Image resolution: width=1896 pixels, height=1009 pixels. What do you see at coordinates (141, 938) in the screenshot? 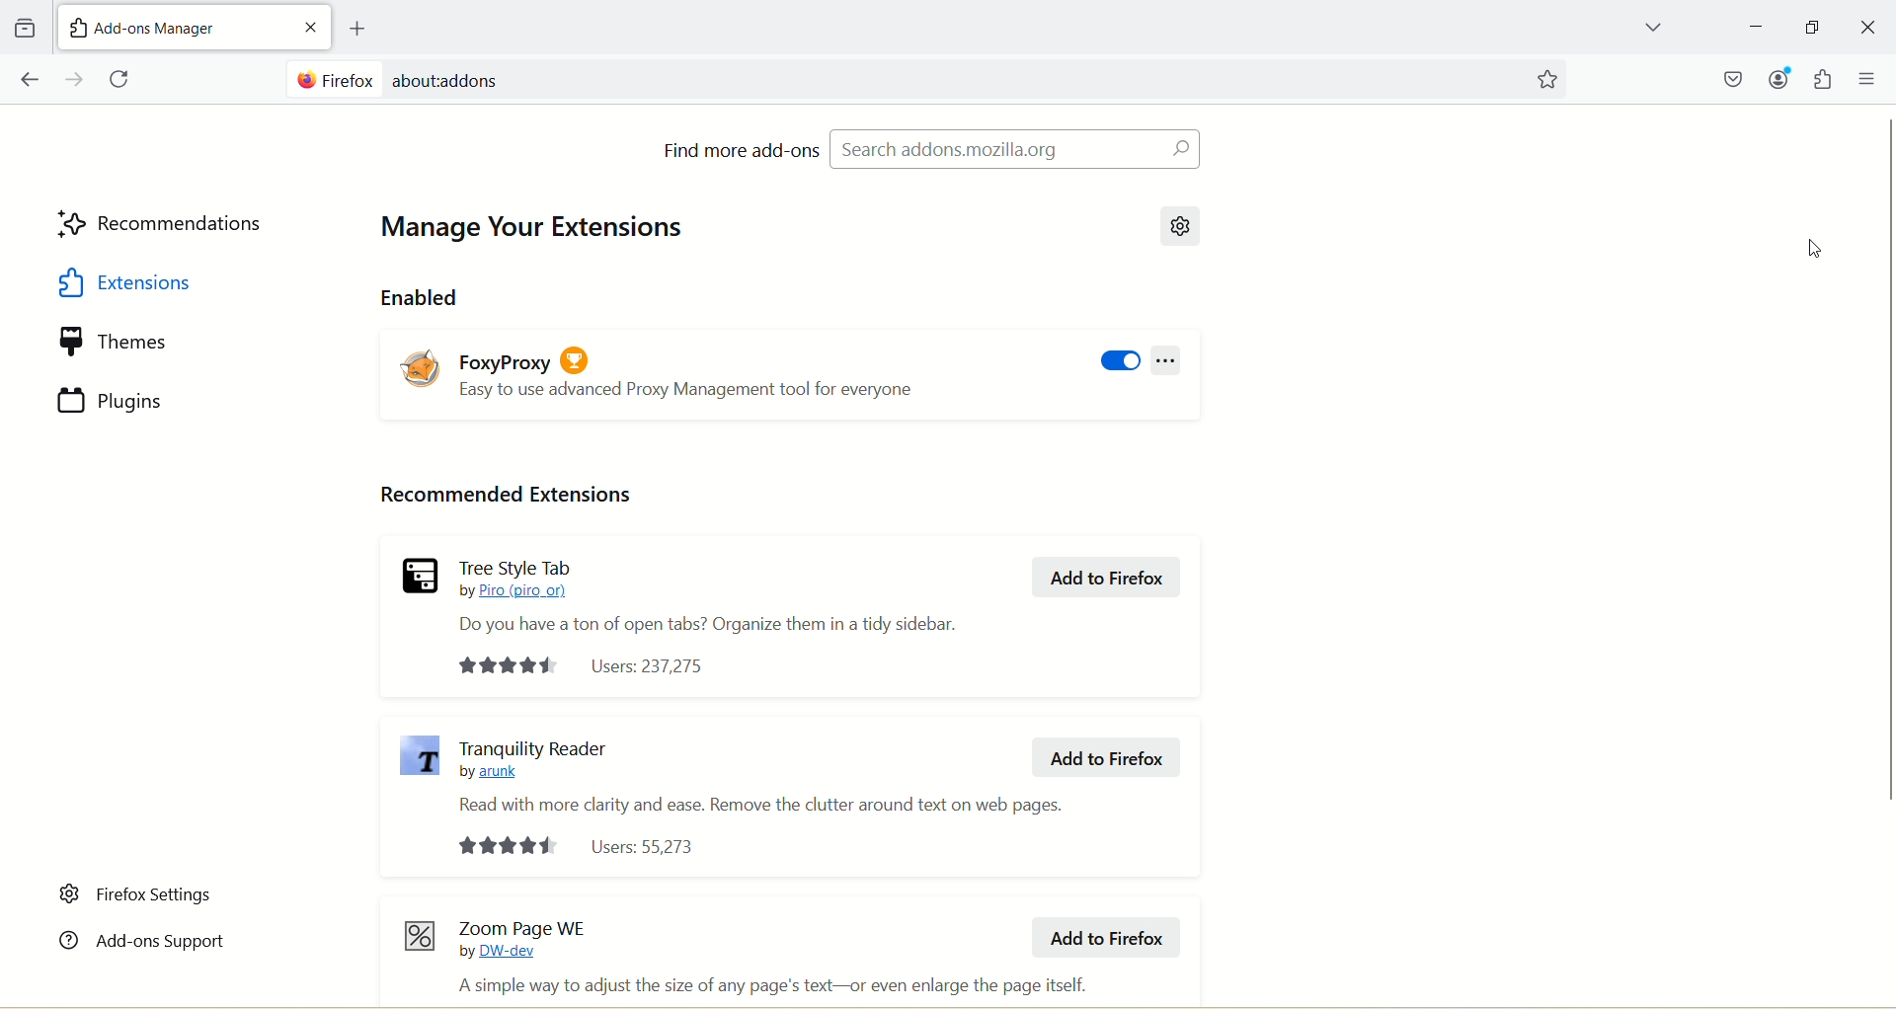
I see `Add-ons Support` at bounding box center [141, 938].